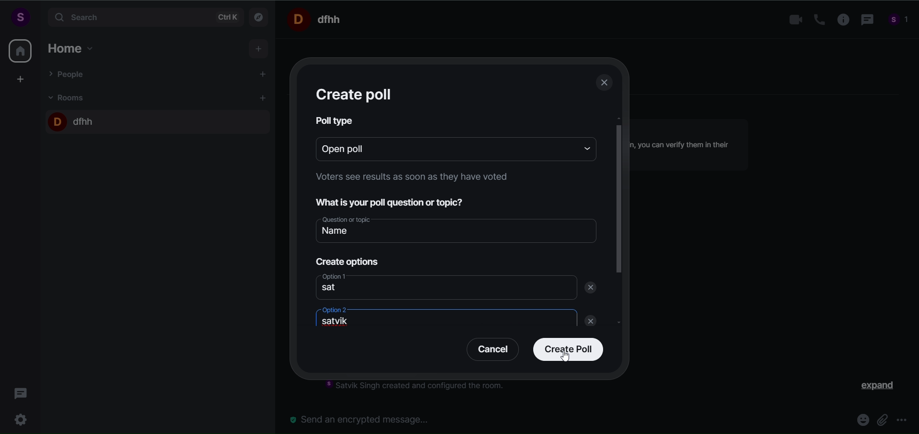  What do you see at coordinates (619, 241) in the screenshot?
I see `Scroll bar` at bounding box center [619, 241].